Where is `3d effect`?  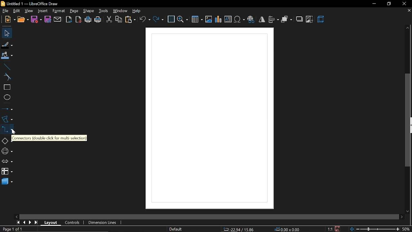
3d effect is located at coordinates (321, 20).